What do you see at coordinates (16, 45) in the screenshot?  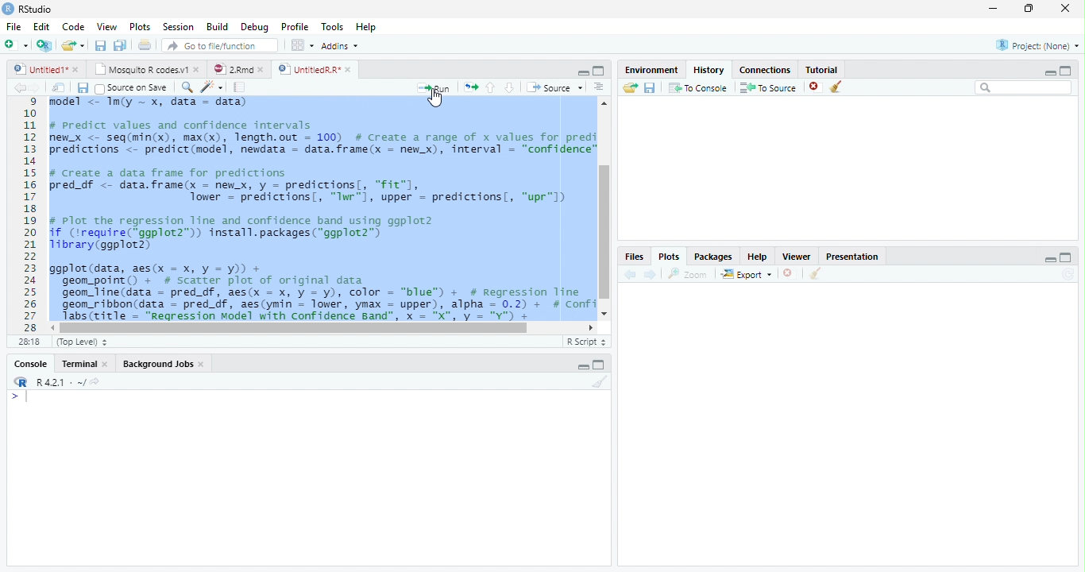 I see `New file` at bounding box center [16, 45].